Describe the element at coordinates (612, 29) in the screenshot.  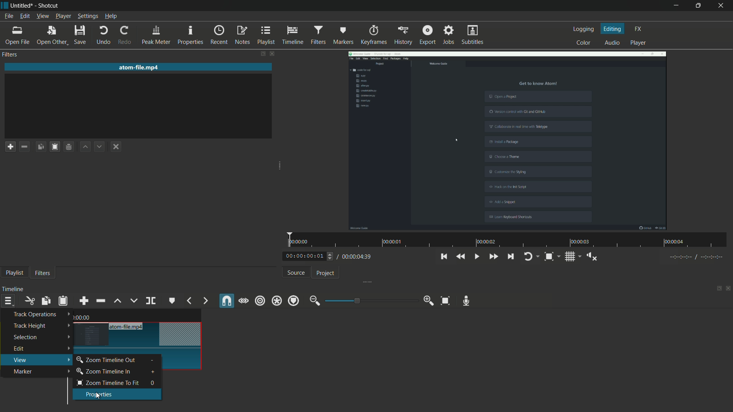
I see `editing` at that location.